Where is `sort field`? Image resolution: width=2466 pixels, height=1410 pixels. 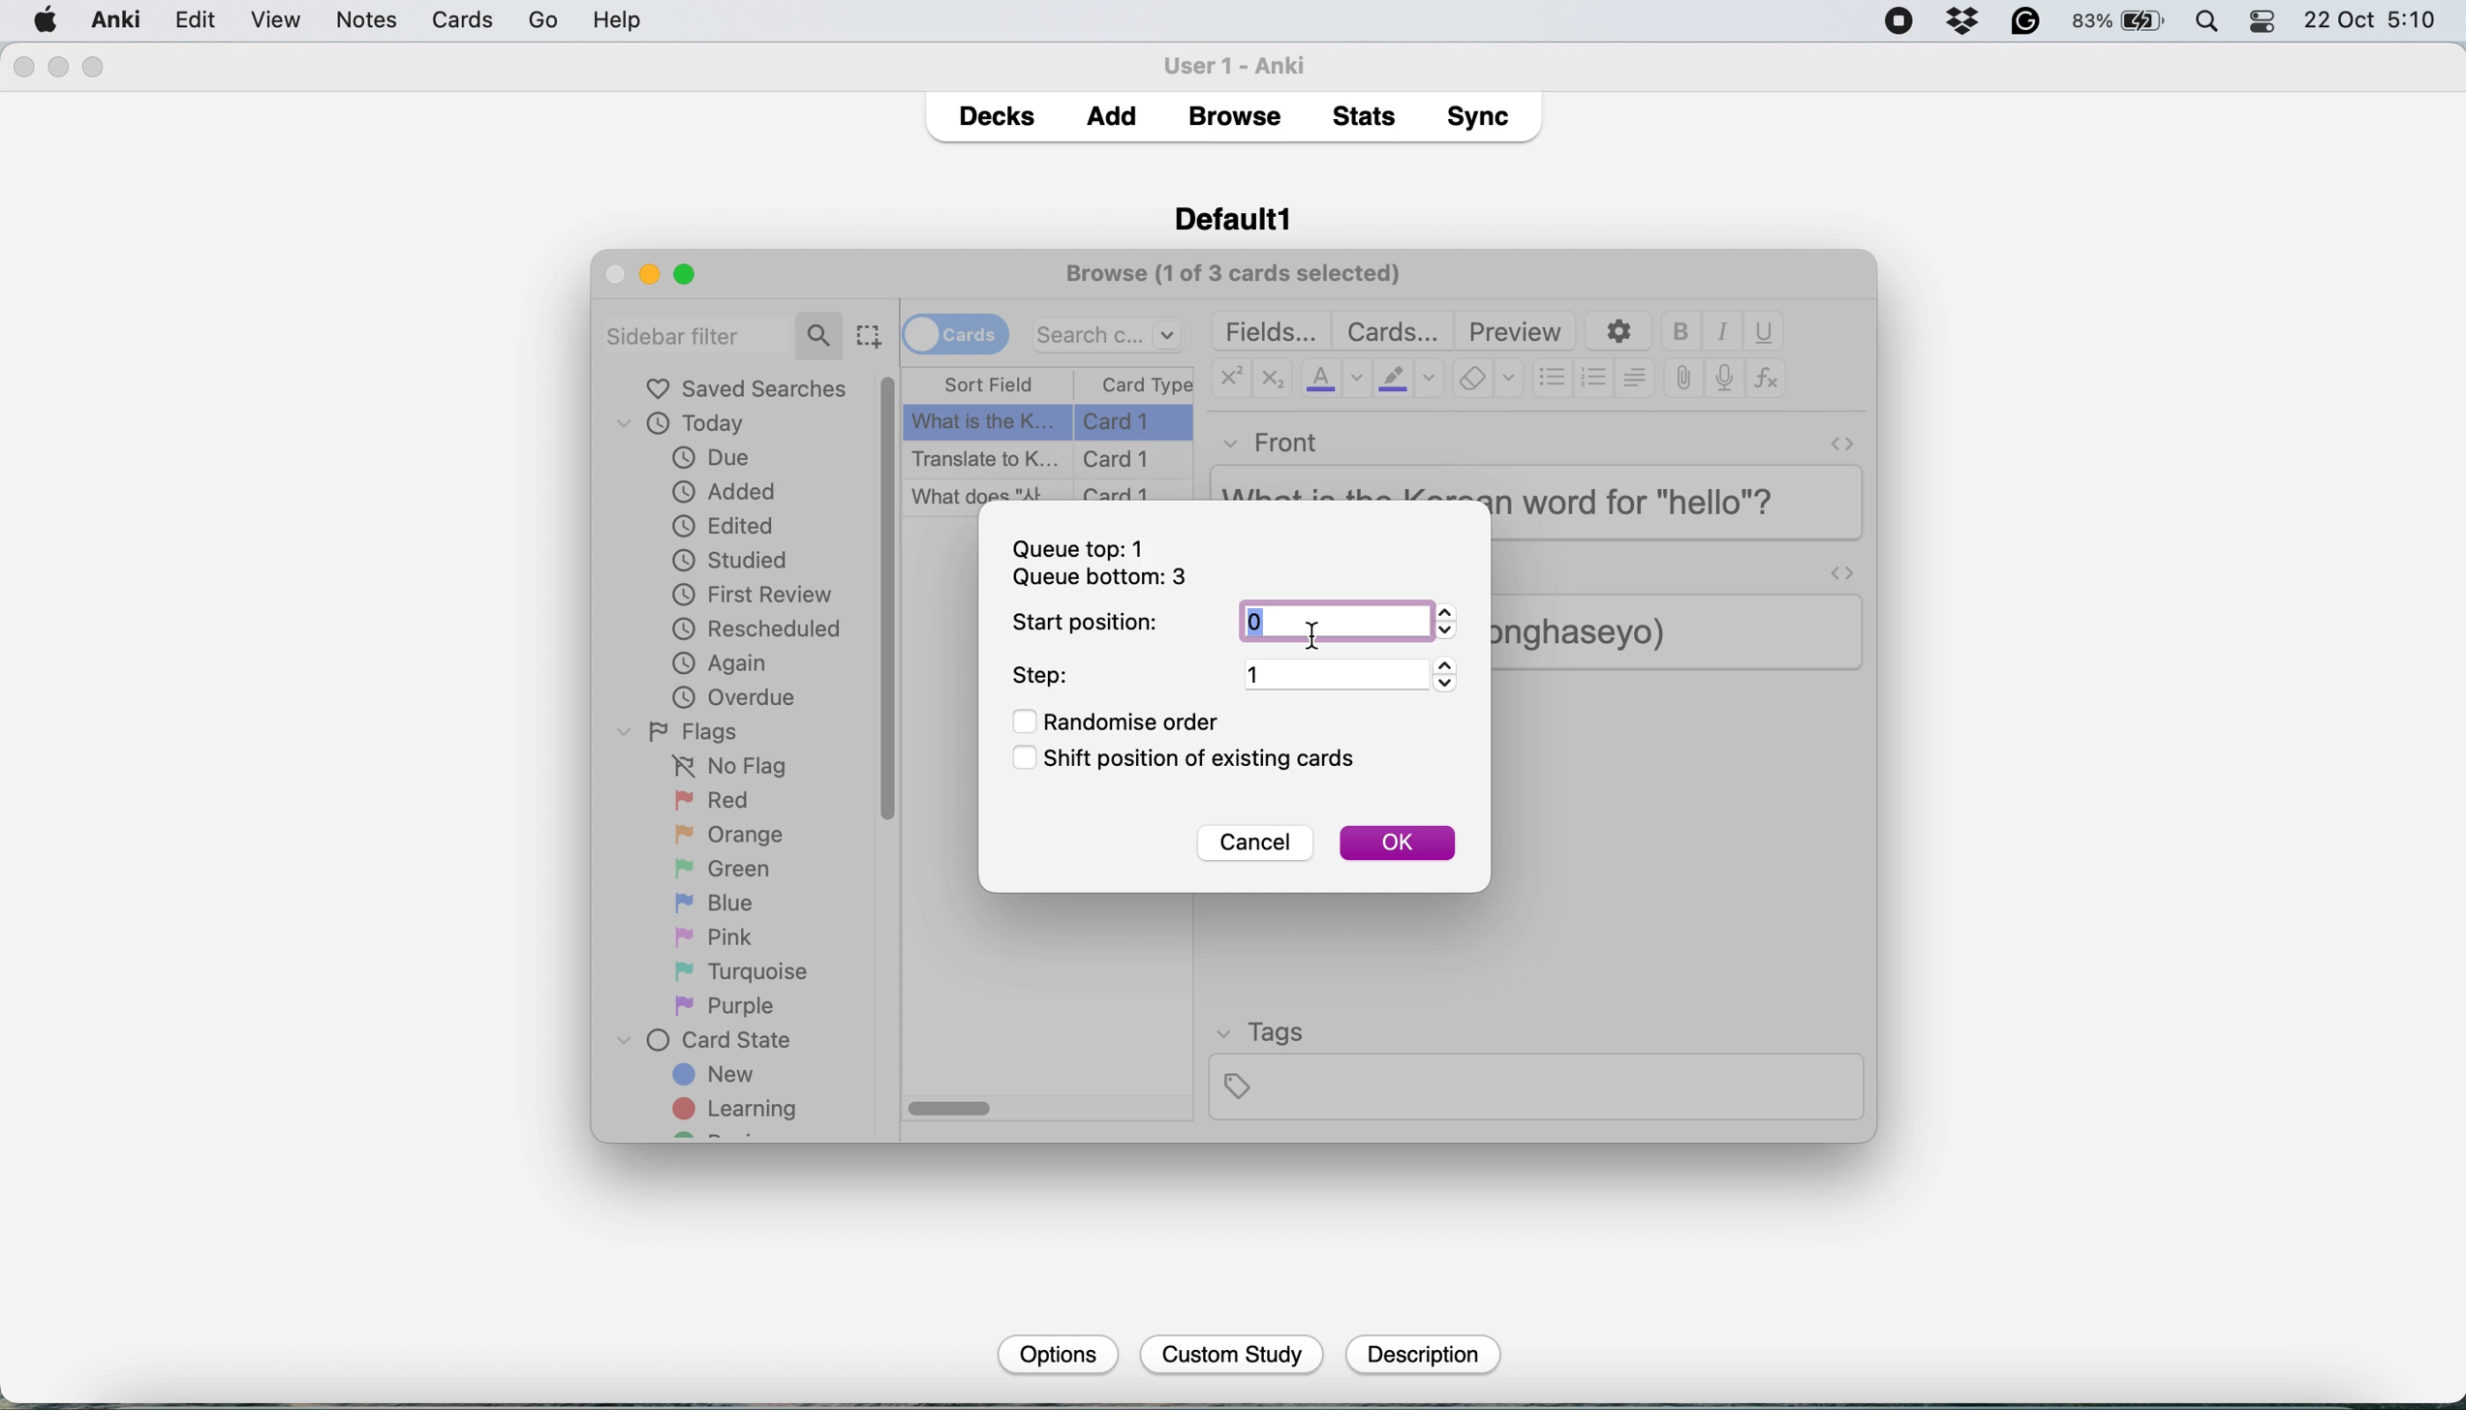
sort field is located at coordinates (989, 385).